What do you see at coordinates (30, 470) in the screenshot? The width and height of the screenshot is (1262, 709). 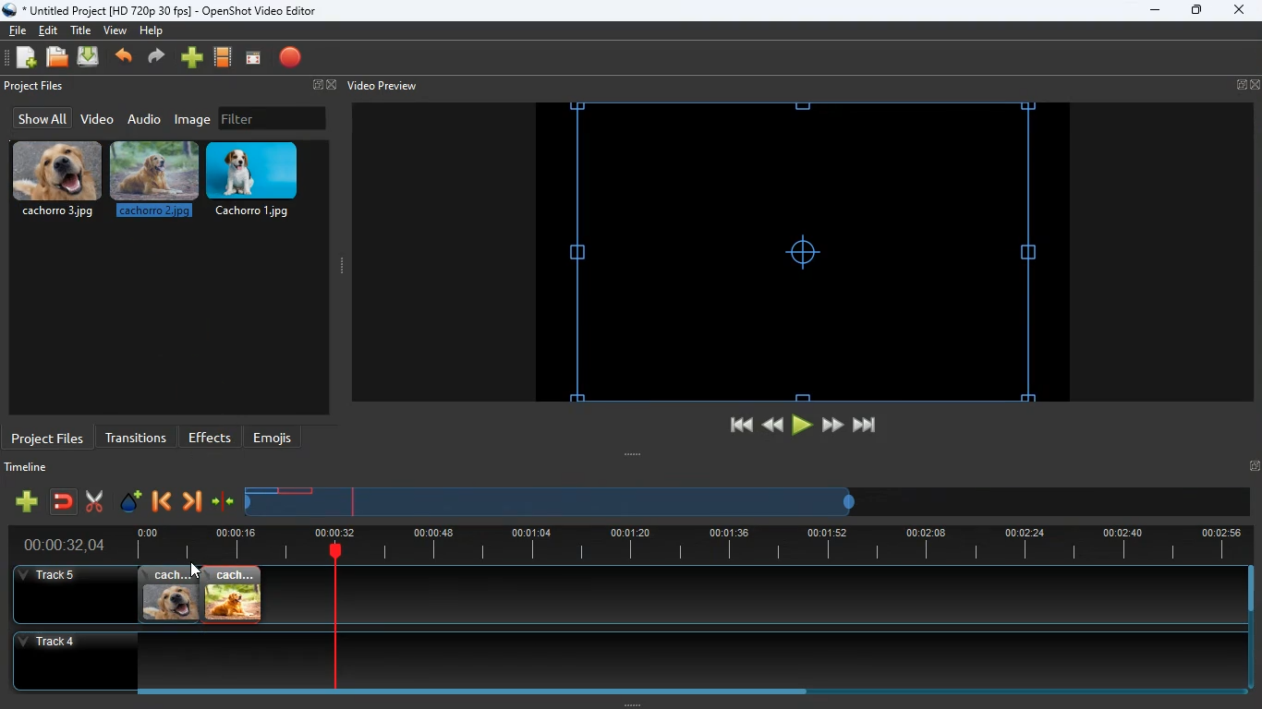 I see `timeline` at bounding box center [30, 470].